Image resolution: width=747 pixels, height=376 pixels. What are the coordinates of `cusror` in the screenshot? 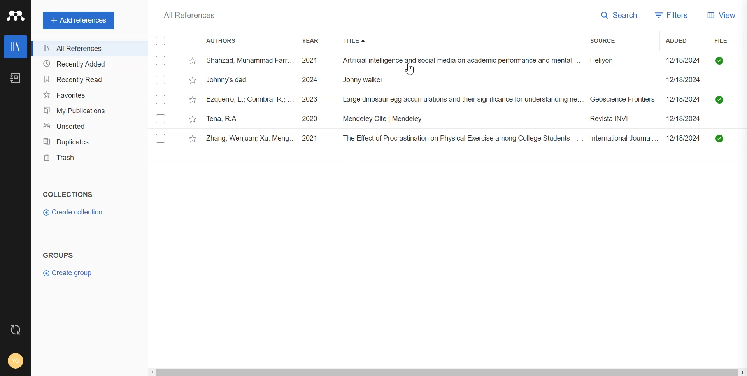 It's located at (410, 70).